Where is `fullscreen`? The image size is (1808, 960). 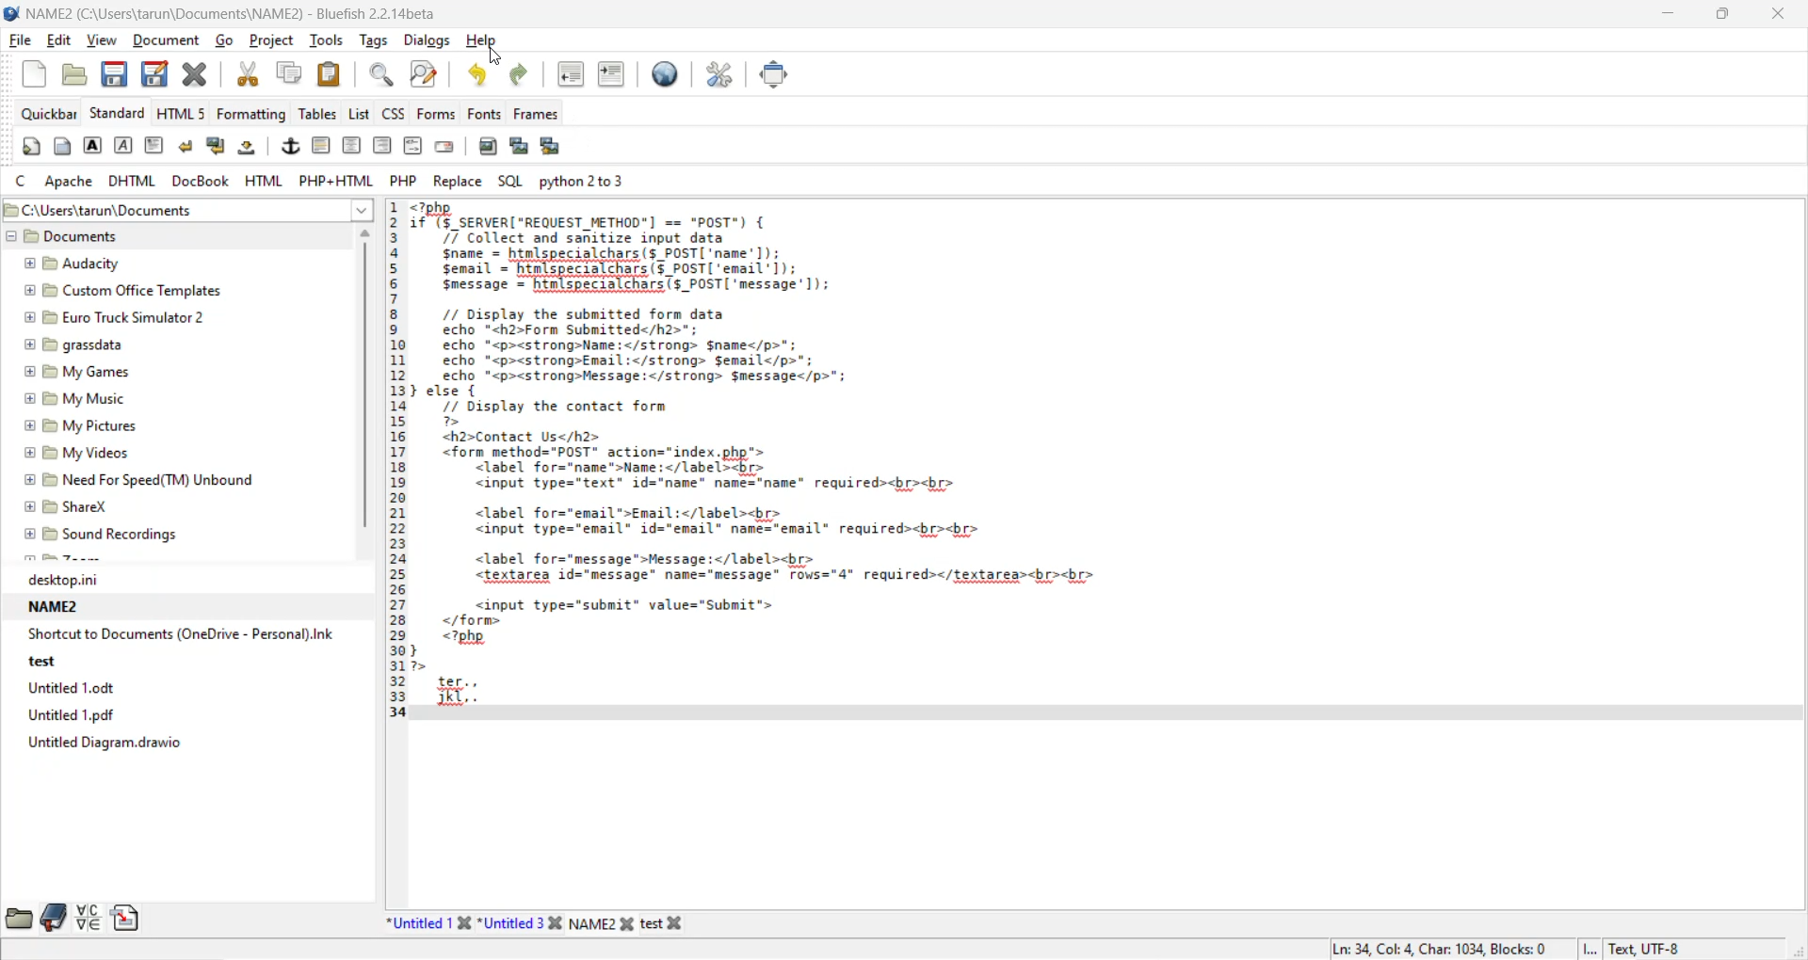
fullscreen is located at coordinates (777, 77).